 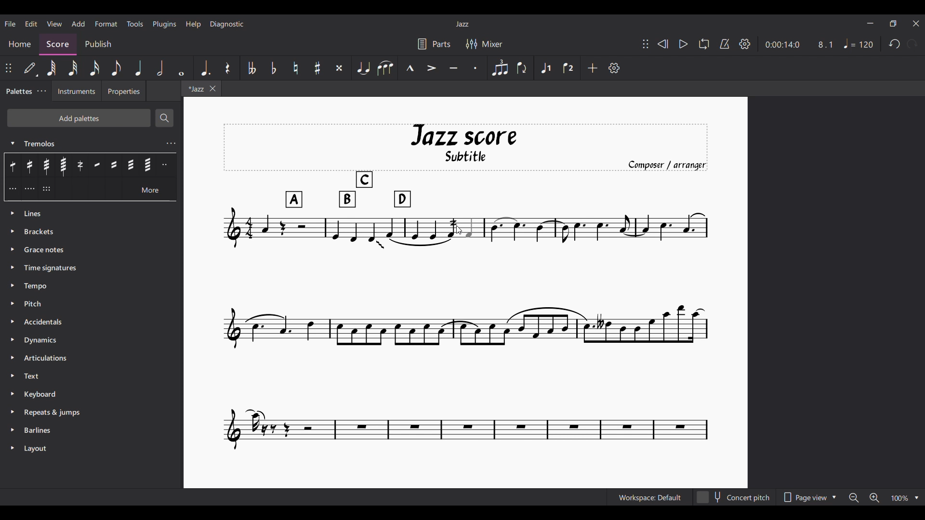 What do you see at coordinates (684, 44) in the screenshot?
I see `Play` at bounding box center [684, 44].